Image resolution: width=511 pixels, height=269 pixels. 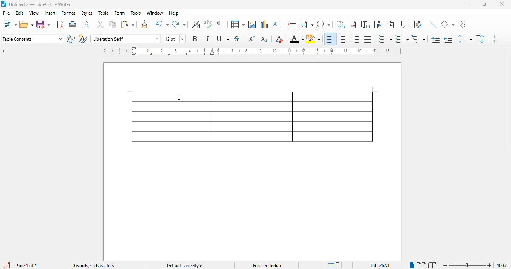 What do you see at coordinates (385, 38) in the screenshot?
I see `toggle unordered list` at bounding box center [385, 38].